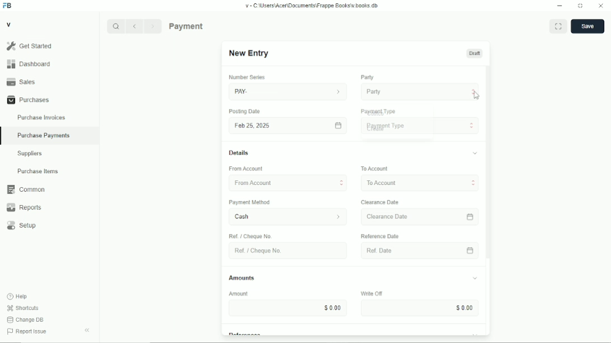 The image size is (611, 343). Describe the element at coordinates (369, 293) in the screenshot. I see `Write OF` at that location.